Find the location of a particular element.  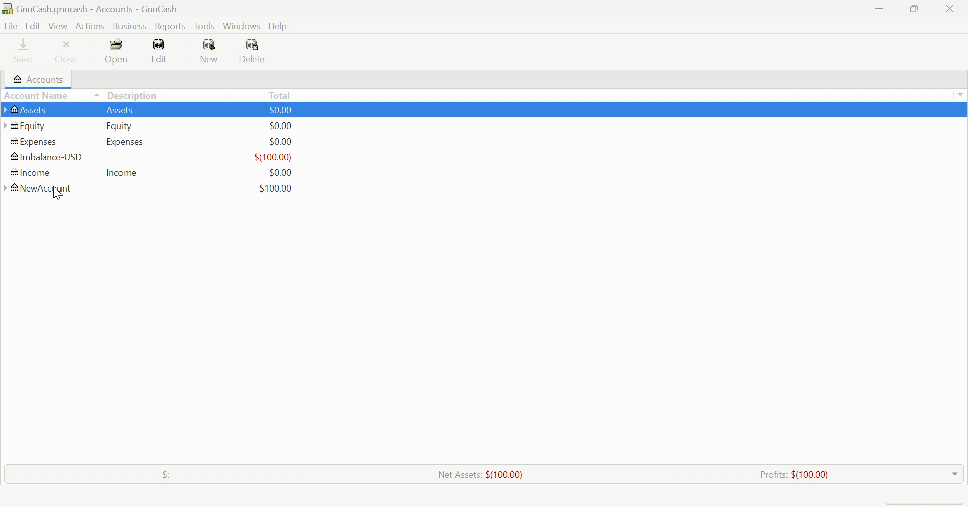

Expenses is located at coordinates (33, 143).